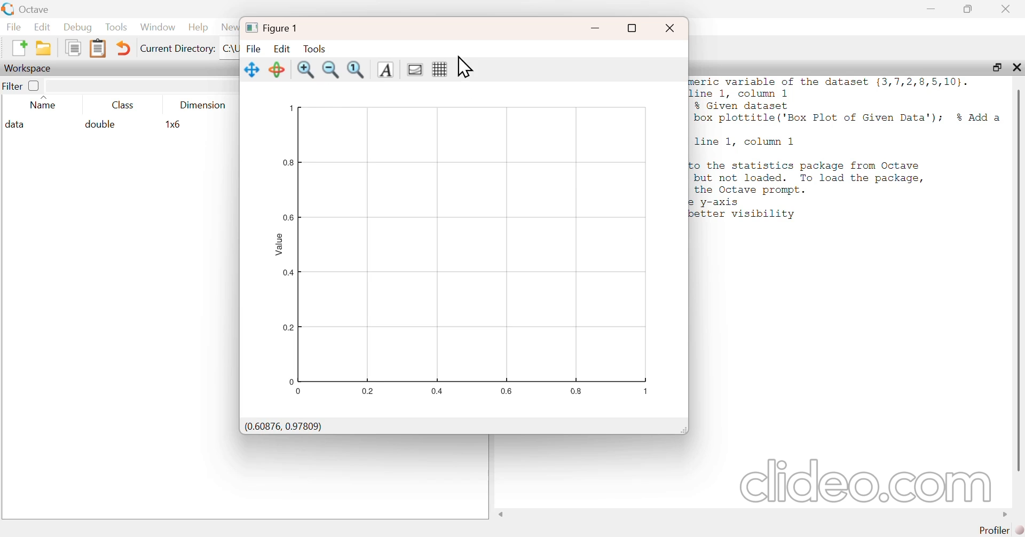  What do you see at coordinates (968, 9) in the screenshot?
I see `maximize` at bounding box center [968, 9].